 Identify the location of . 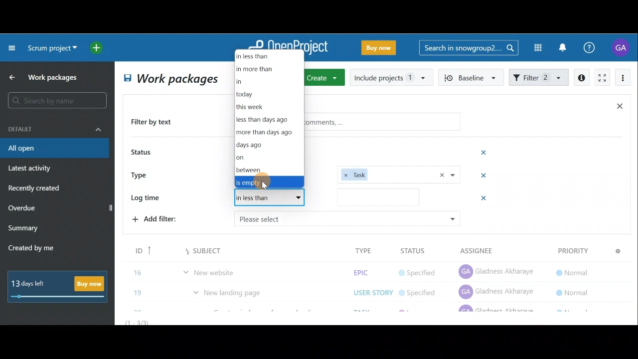
(346, 218).